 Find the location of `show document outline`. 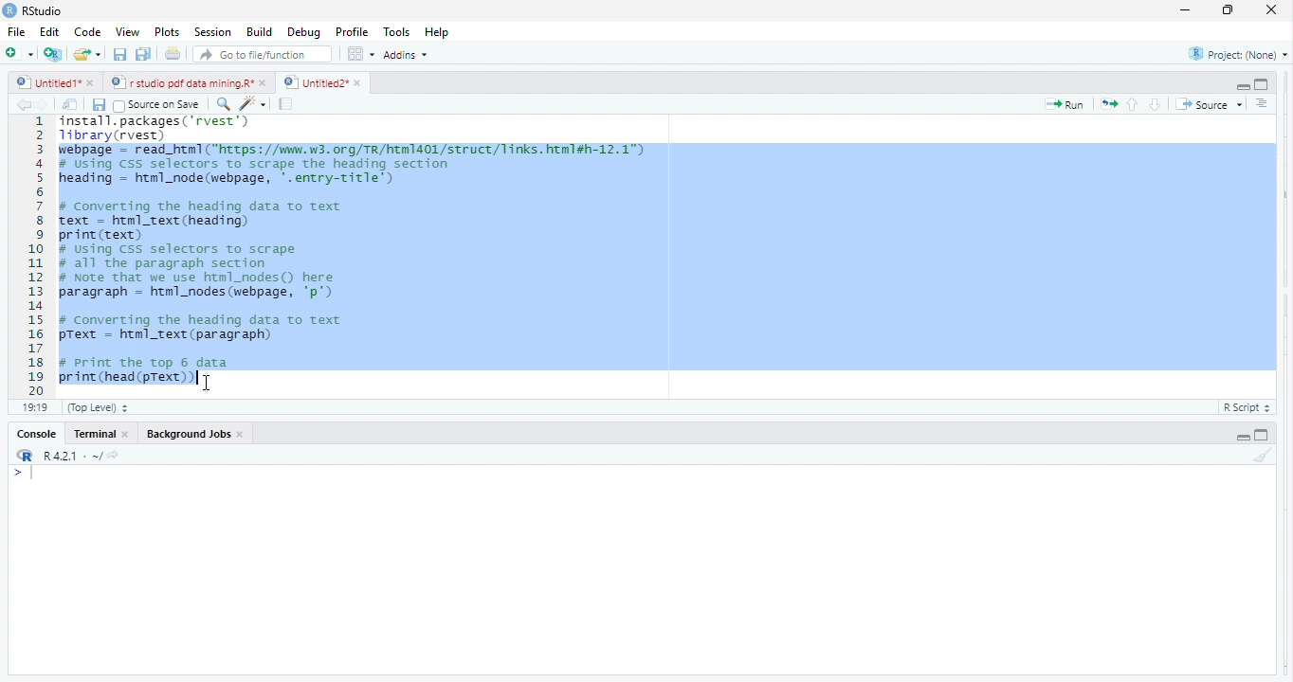

show document outline is located at coordinates (1263, 103).